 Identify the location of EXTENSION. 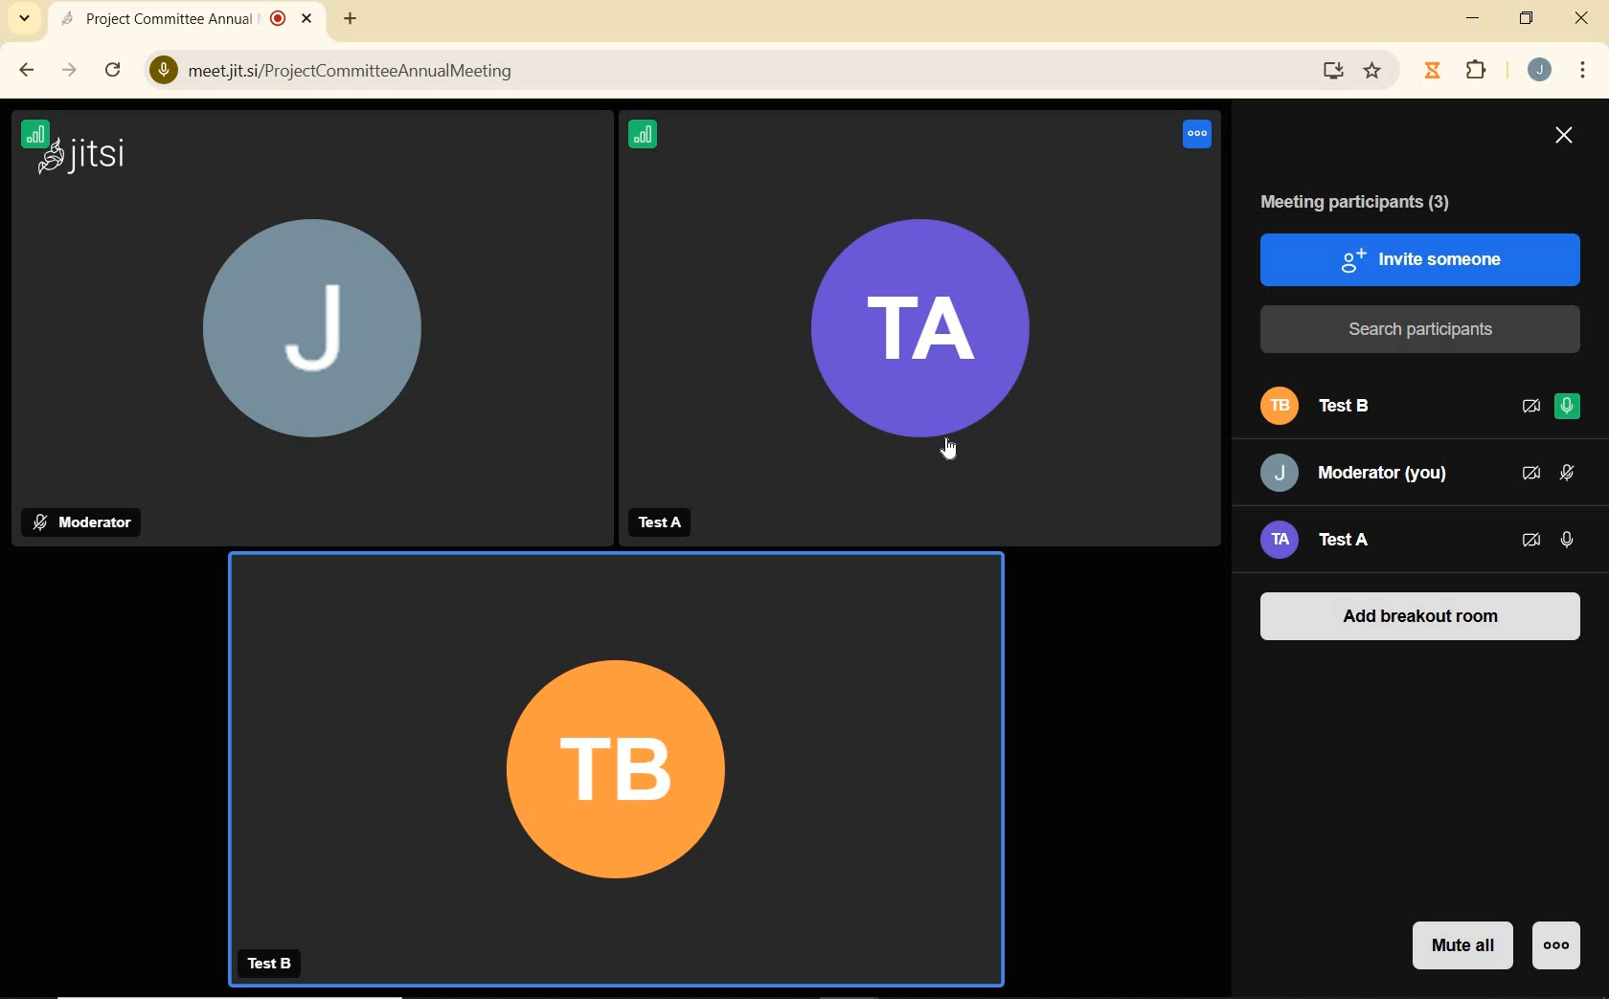
(1475, 69).